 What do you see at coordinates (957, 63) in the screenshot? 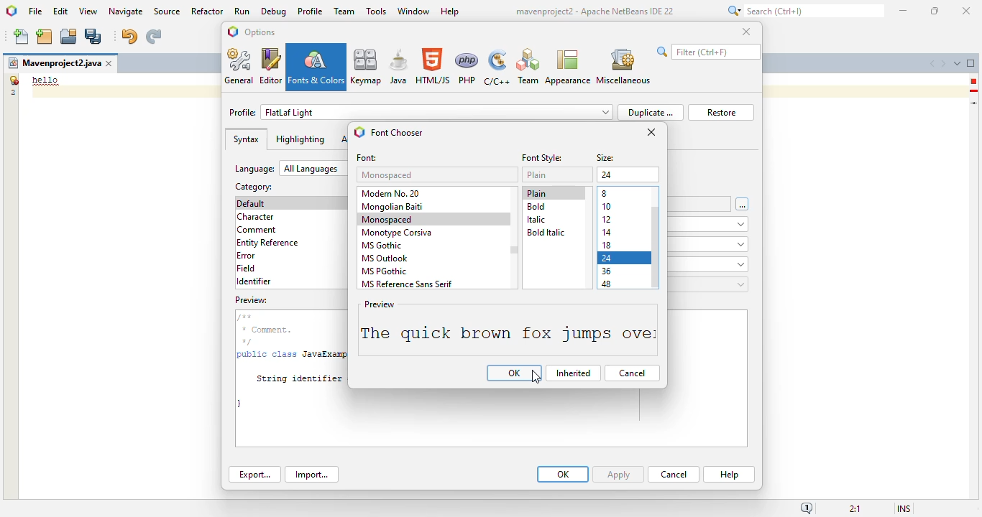
I see `show opened documents list` at bounding box center [957, 63].